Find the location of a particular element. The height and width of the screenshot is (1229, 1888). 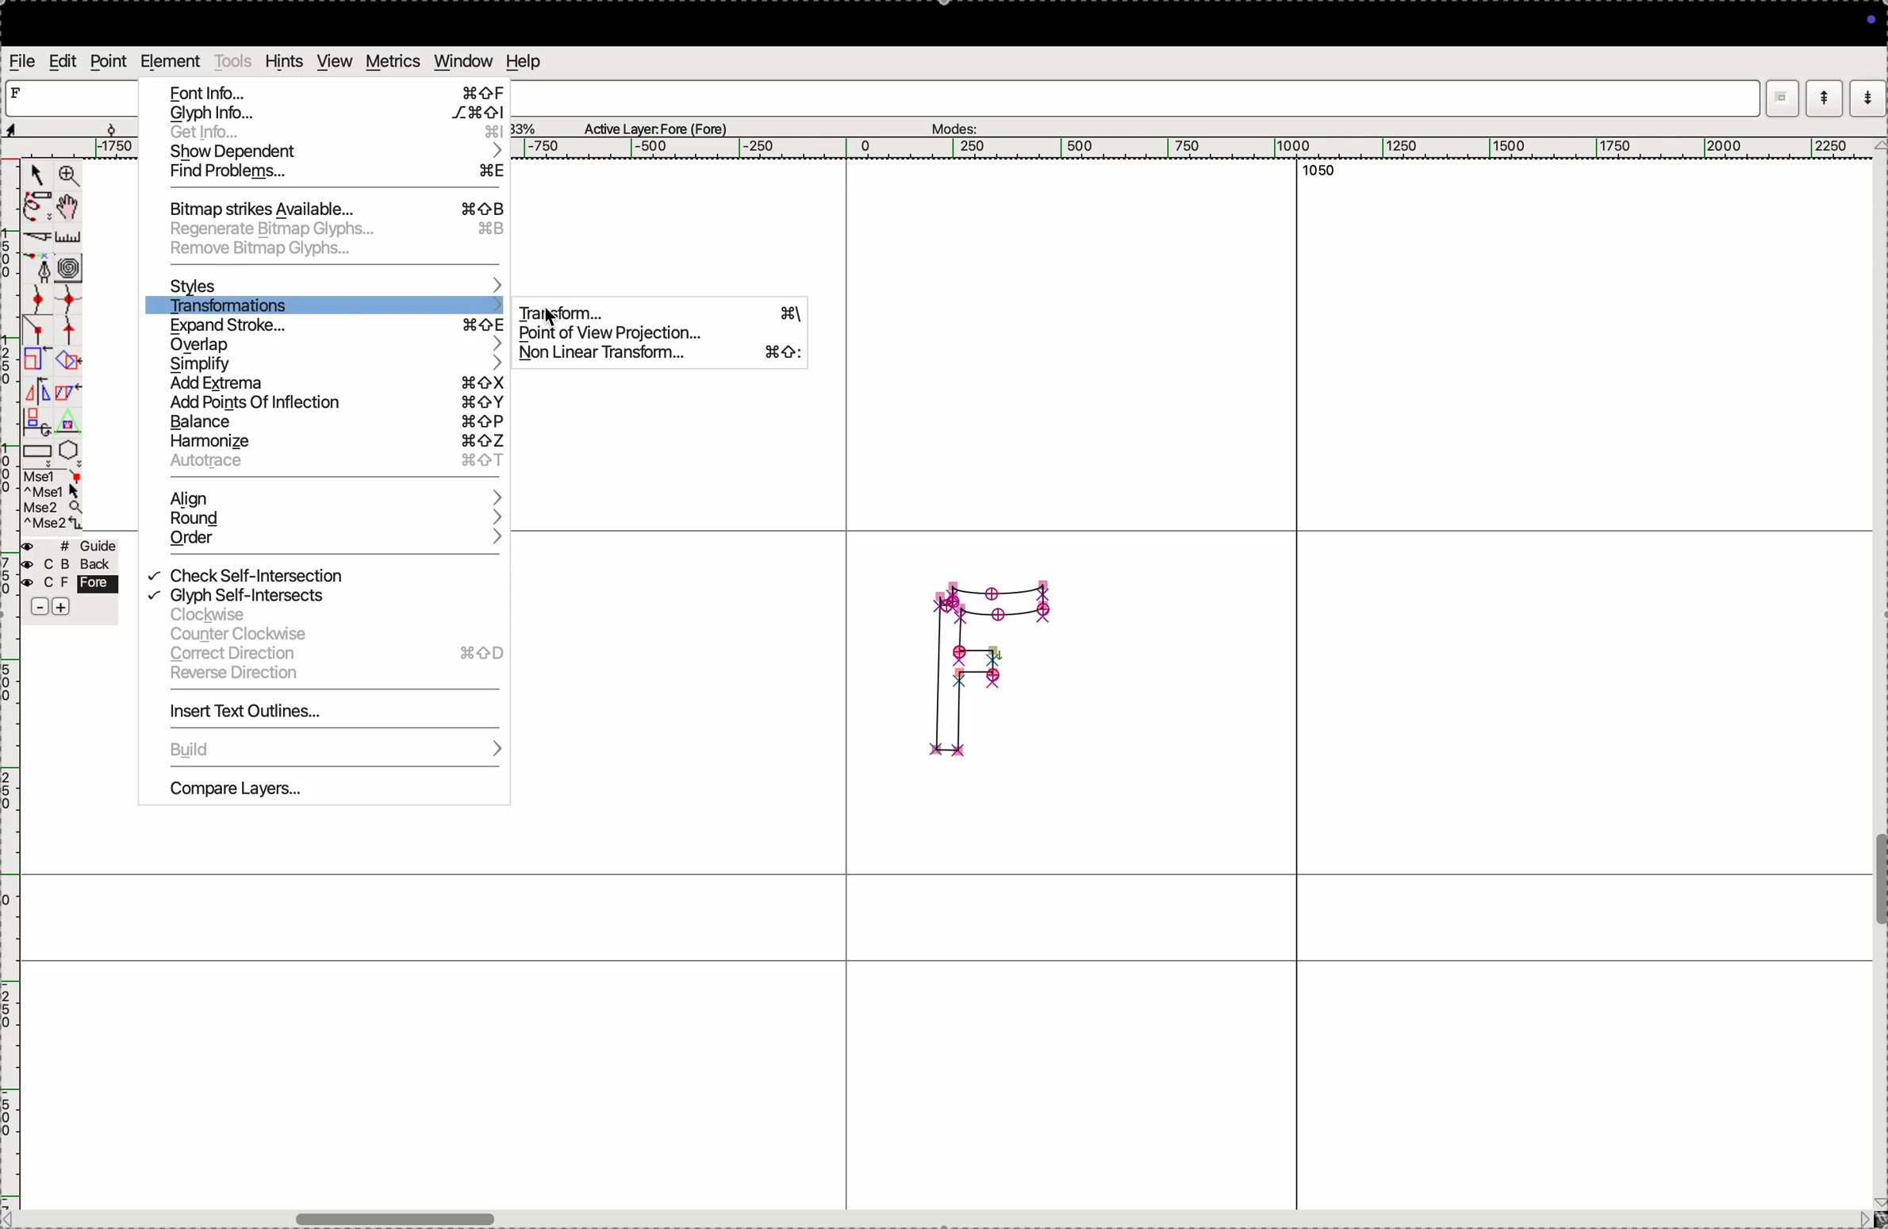

file is located at coordinates (24, 61).